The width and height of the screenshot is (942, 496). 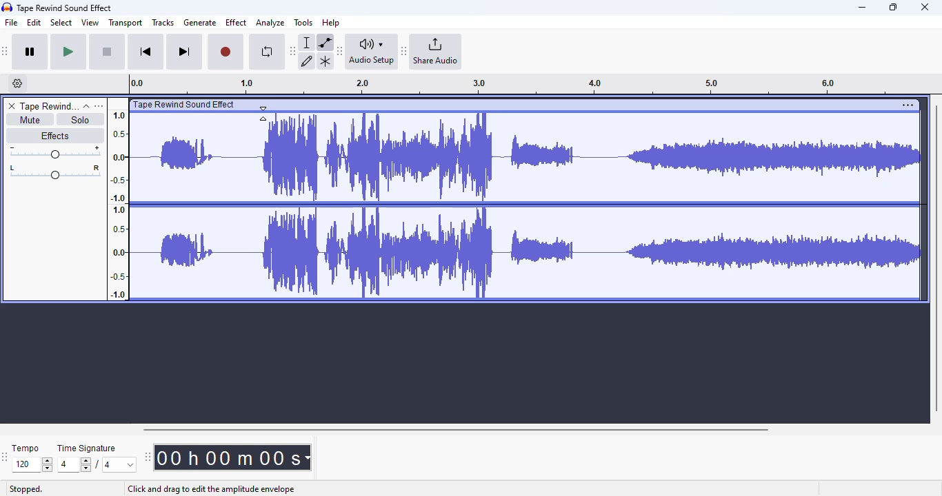 What do you see at coordinates (49, 107) in the screenshot?
I see `track name` at bounding box center [49, 107].